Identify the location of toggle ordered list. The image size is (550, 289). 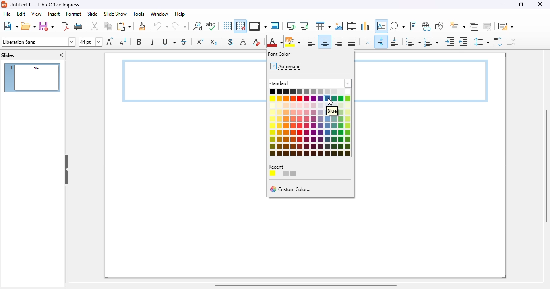
(431, 42).